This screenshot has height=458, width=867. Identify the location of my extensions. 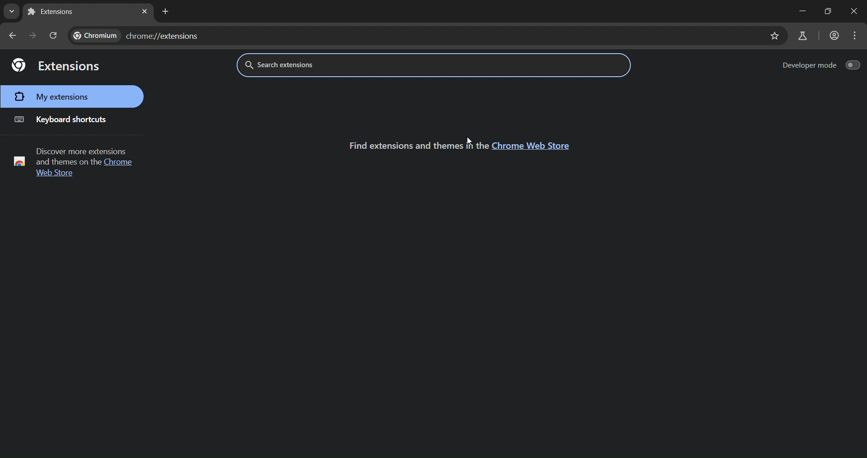
(53, 97).